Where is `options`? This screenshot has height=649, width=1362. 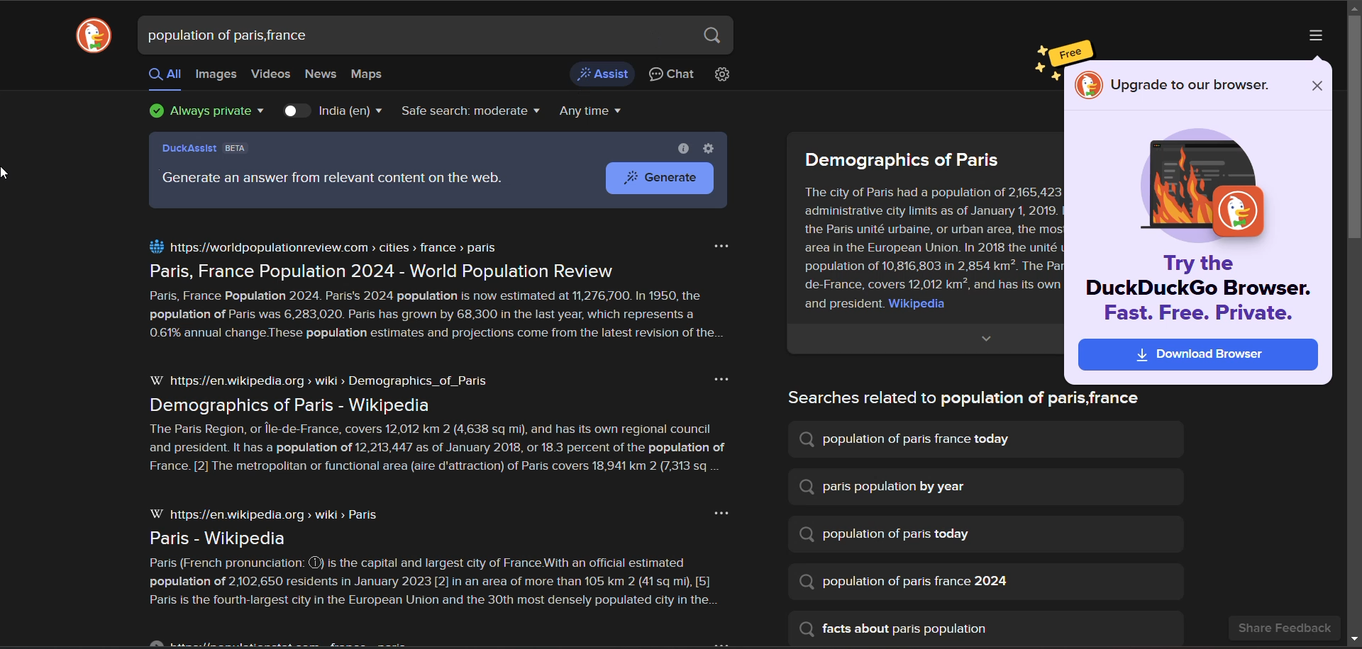
options is located at coordinates (721, 244).